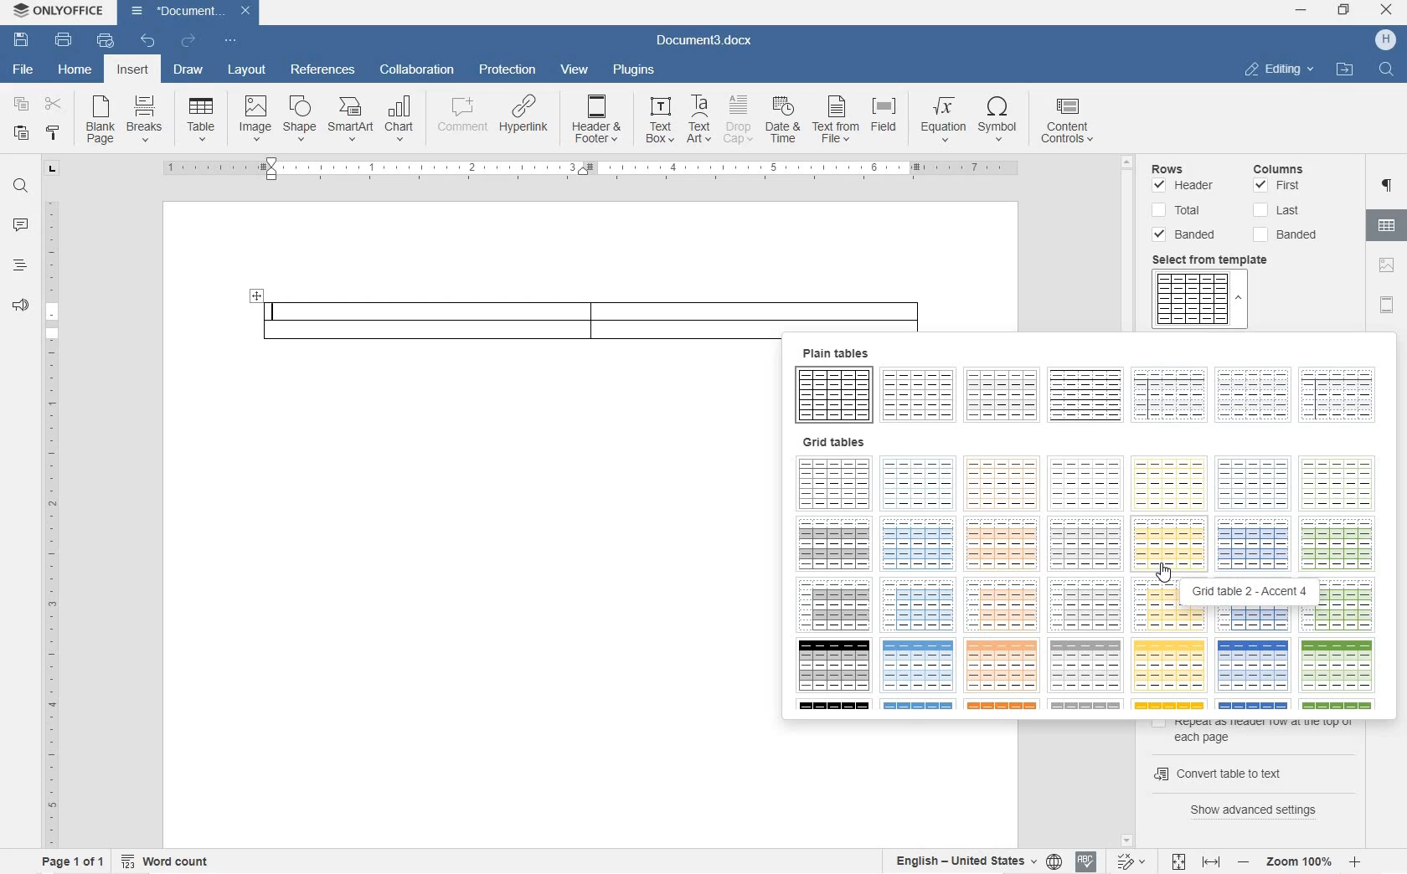  I want to click on comment, so click(459, 119).